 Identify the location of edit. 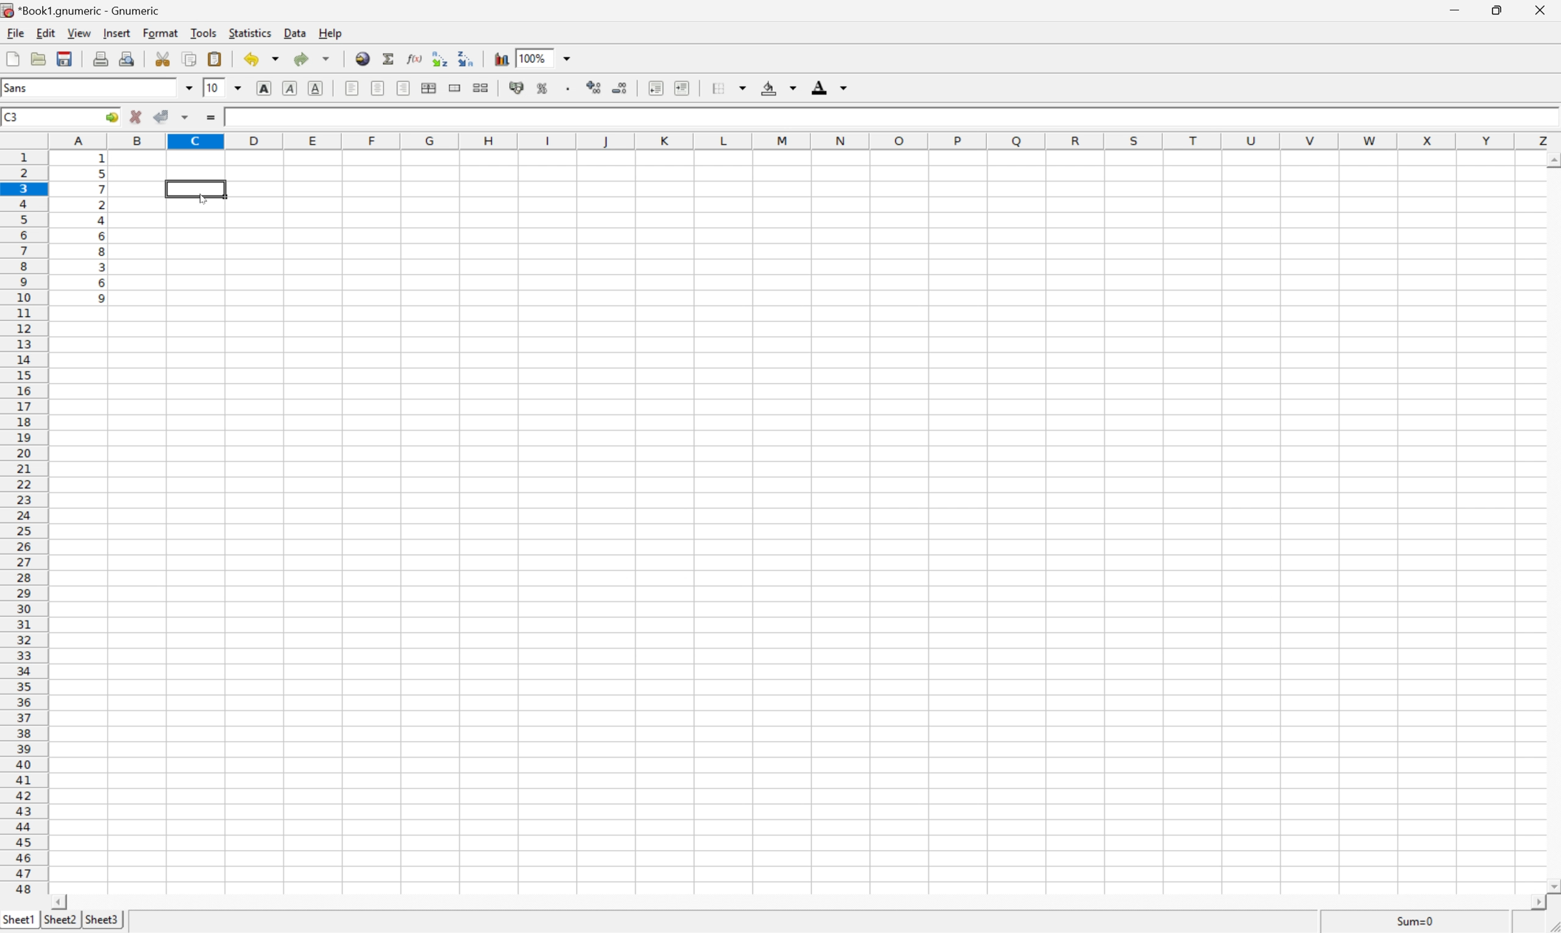
(45, 33).